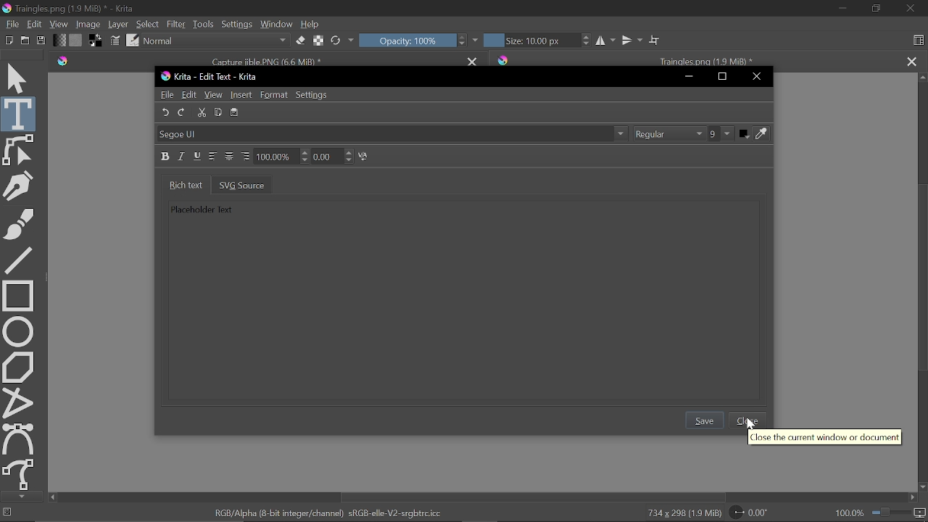 The image size is (928, 522). I want to click on Caligraphy, so click(20, 185).